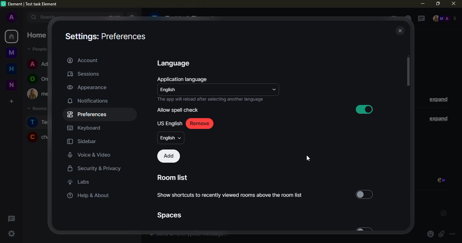 Image resolution: width=462 pixels, height=243 pixels. Describe the element at coordinates (11, 36) in the screenshot. I see `home` at that location.